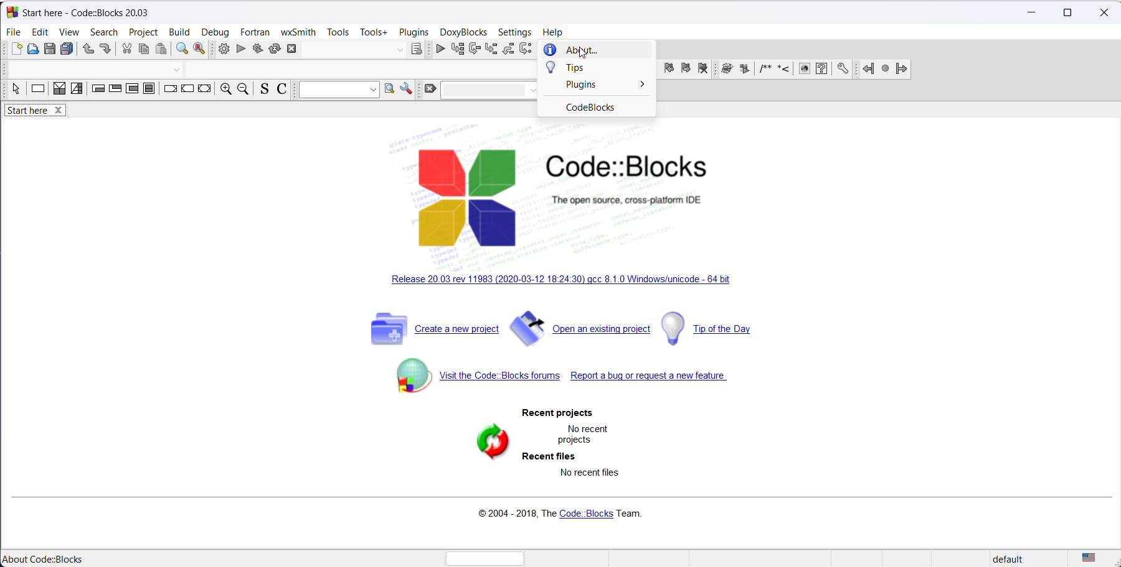  I want to click on comment, so click(785, 70).